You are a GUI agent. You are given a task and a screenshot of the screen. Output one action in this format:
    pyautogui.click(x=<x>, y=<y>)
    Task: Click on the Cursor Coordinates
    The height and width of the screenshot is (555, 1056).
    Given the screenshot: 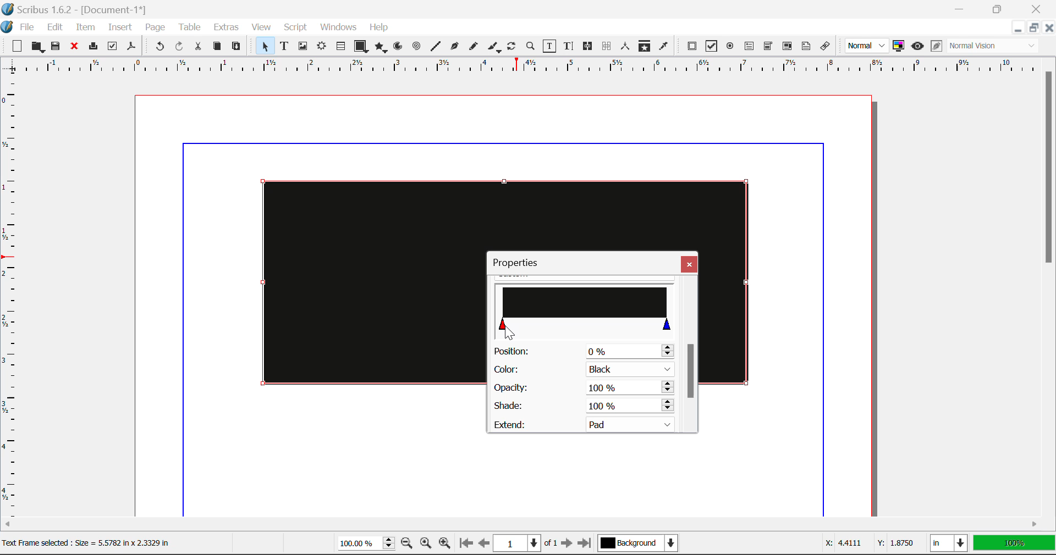 What is the action you would take?
    pyautogui.click(x=867, y=543)
    